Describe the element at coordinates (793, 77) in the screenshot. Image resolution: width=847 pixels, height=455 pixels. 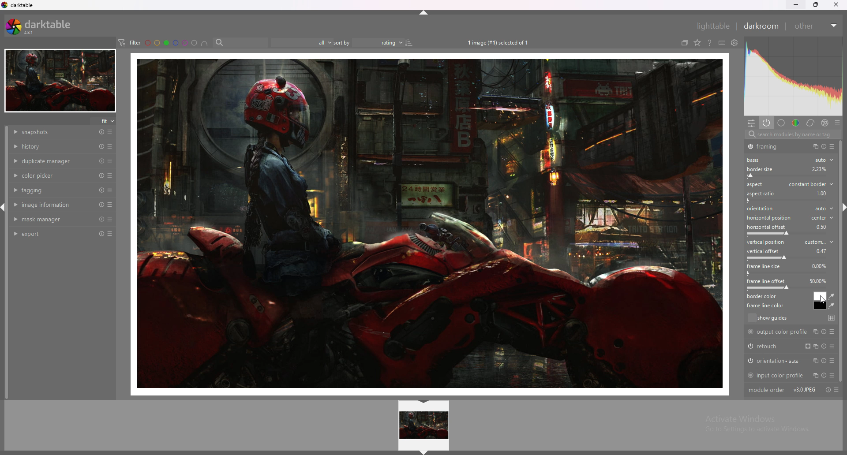
I see `photo heatmap` at that location.